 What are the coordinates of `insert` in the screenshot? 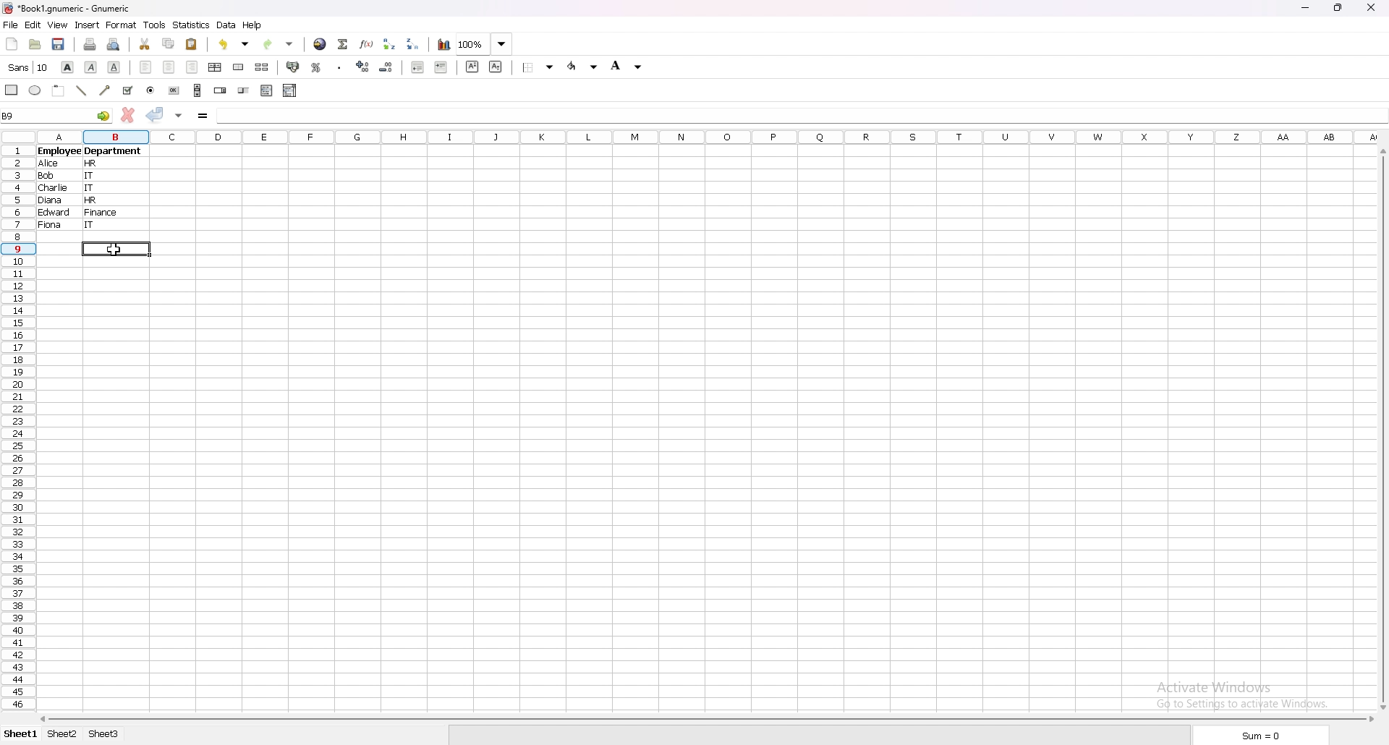 It's located at (88, 25).